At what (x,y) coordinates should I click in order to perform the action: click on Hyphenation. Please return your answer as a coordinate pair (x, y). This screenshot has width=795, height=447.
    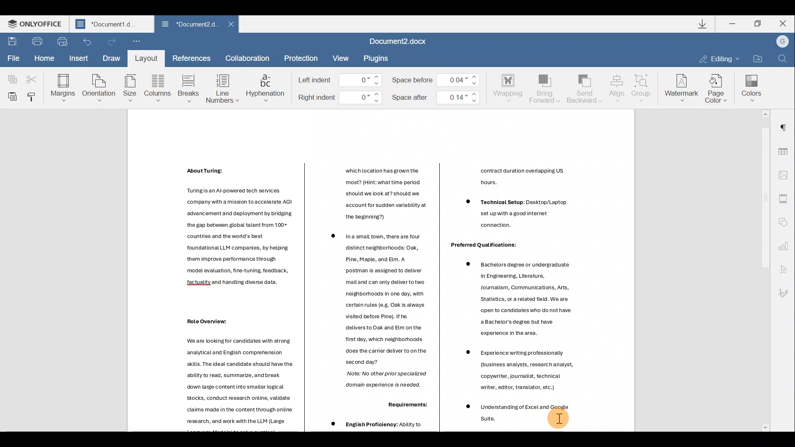
    Looking at the image, I should click on (266, 87).